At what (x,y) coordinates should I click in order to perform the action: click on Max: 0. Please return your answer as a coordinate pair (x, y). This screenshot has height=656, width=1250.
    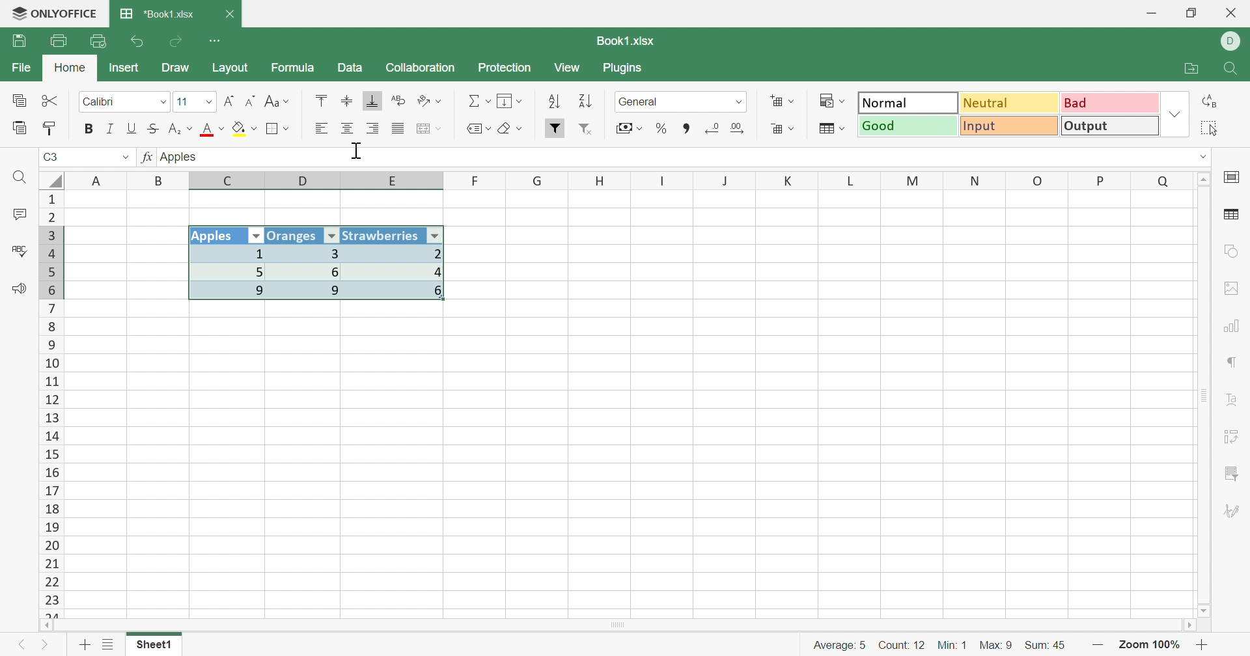
    Looking at the image, I should click on (997, 642).